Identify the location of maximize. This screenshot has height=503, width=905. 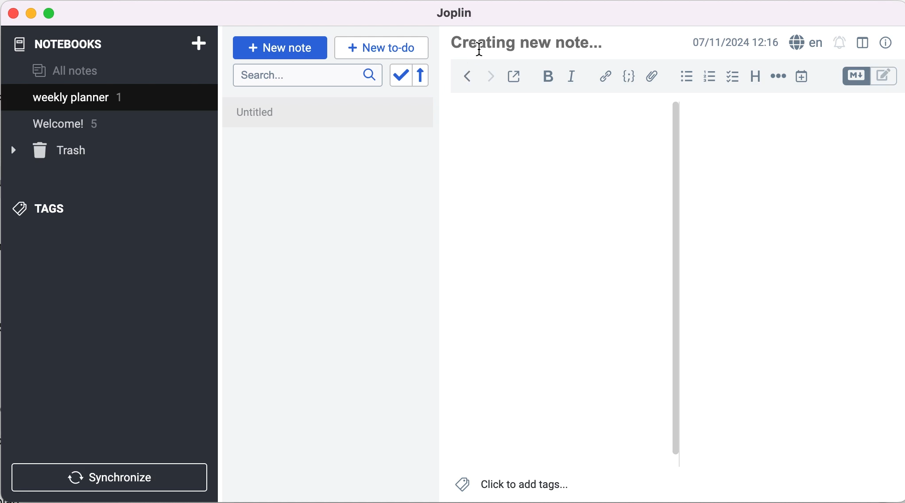
(51, 14).